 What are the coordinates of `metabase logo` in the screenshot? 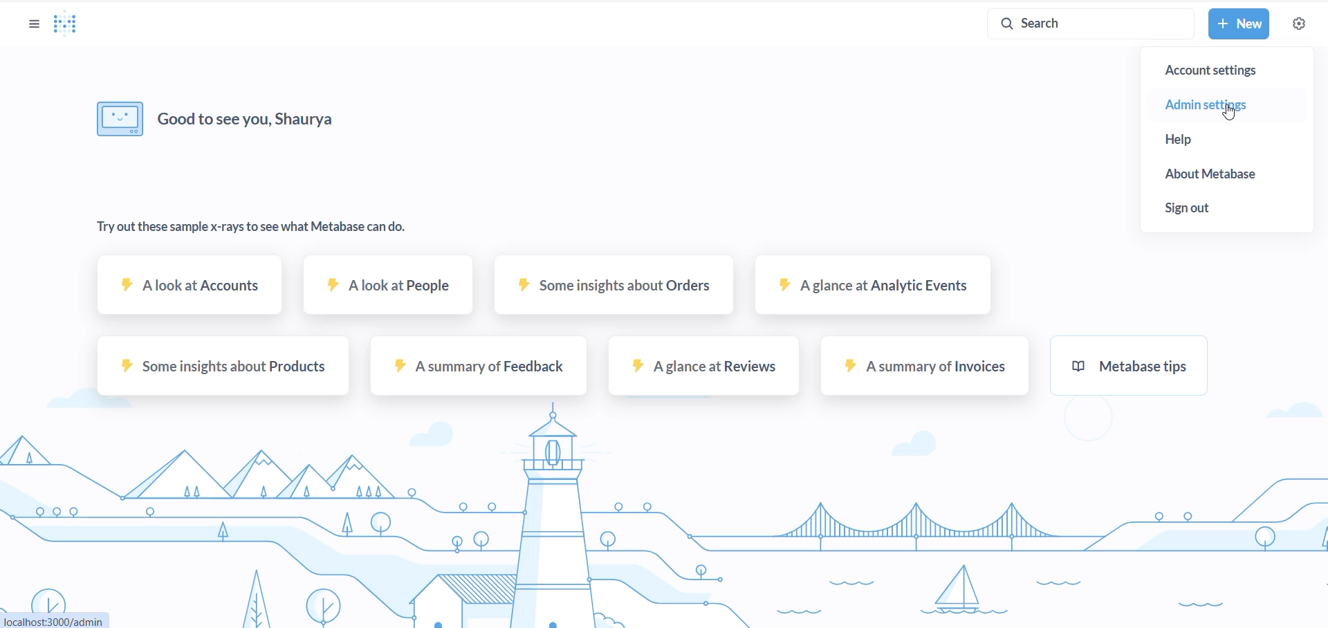 It's located at (68, 25).